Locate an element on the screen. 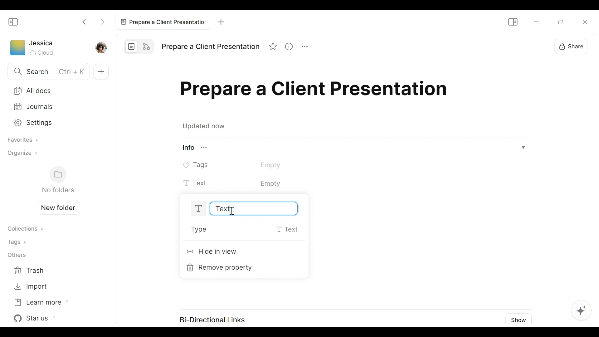 The height and width of the screenshot is (337, 599). Current tab is located at coordinates (164, 22).